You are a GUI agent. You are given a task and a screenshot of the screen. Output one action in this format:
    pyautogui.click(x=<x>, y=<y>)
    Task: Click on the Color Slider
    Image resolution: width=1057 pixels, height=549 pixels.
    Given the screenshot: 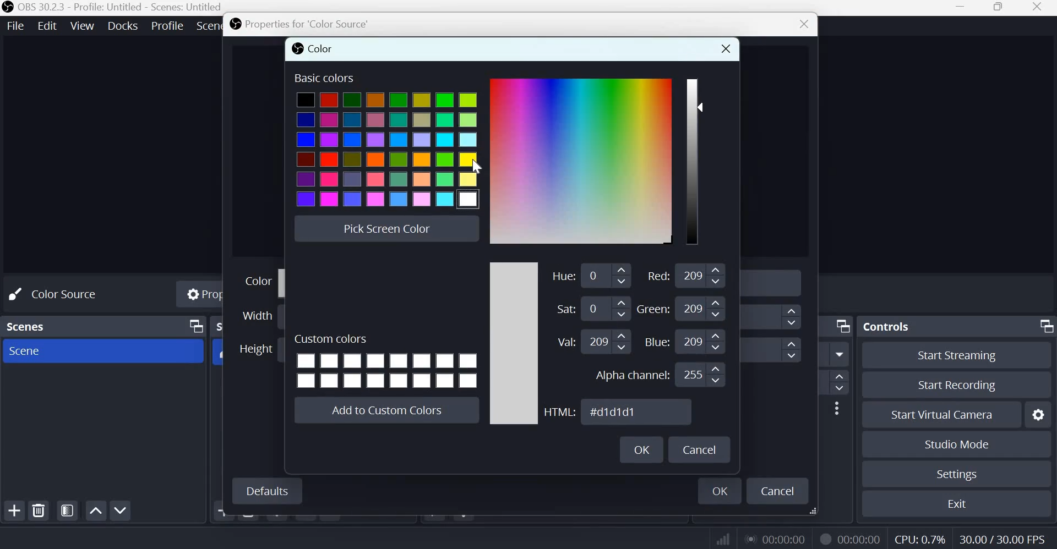 What is the action you would take?
    pyautogui.click(x=707, y=109)
    